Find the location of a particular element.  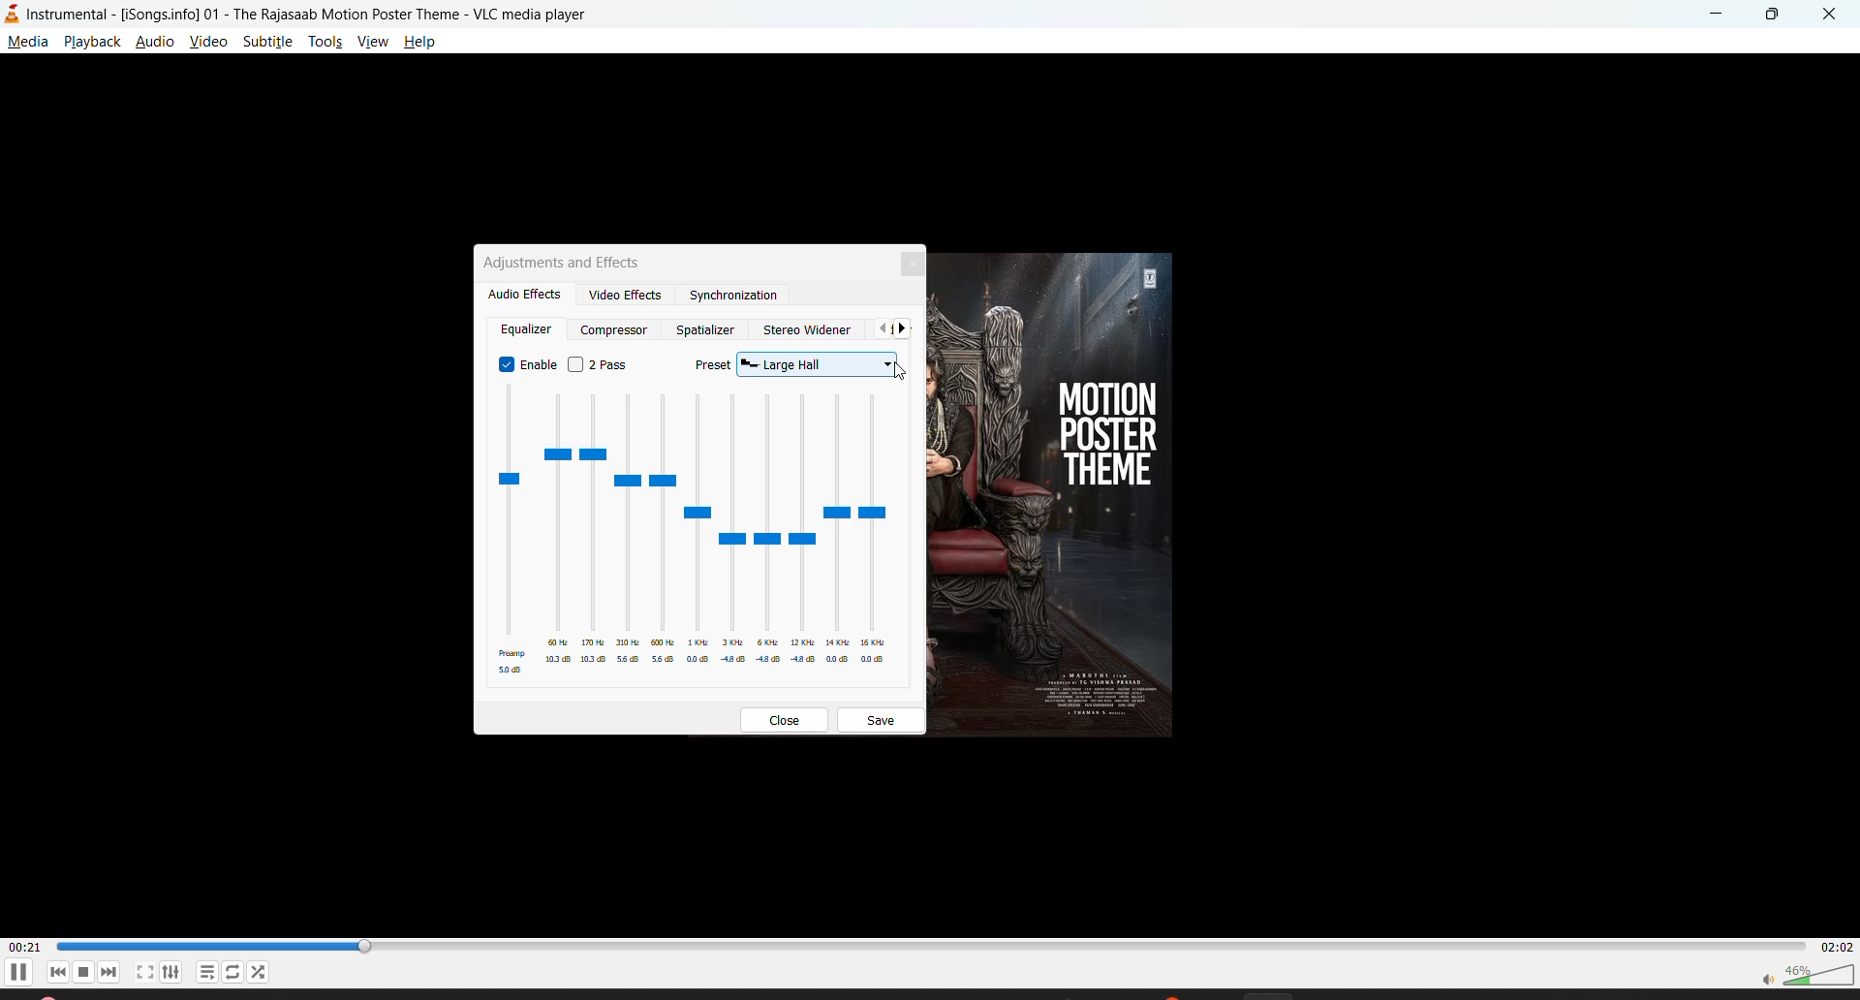

2 pass is located at coordinates (596, 366).